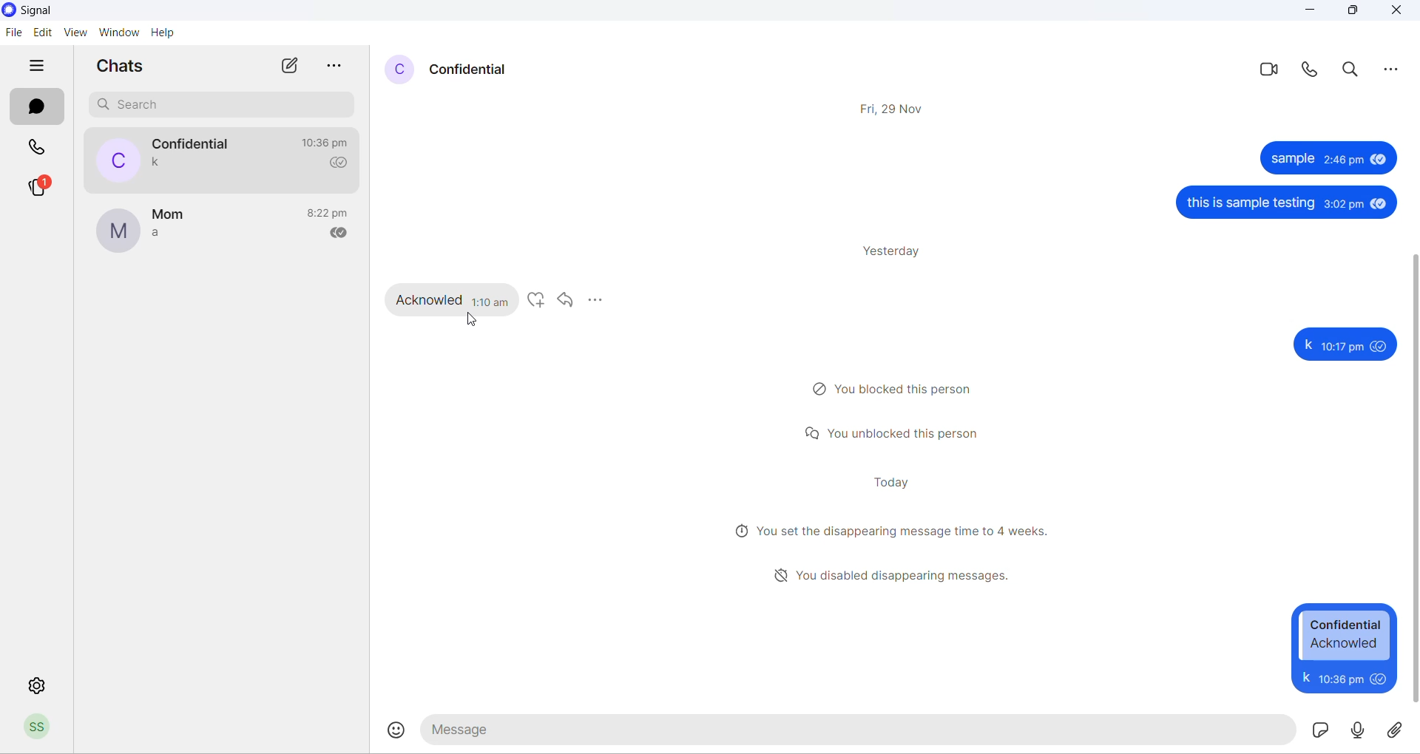 Image resolution: width=1420 pixels, height=754 pixels. What do you see at coordinates (1342, 160) in the screenshot?
I see `2:46 pm` at bounding box center [1342, 160].